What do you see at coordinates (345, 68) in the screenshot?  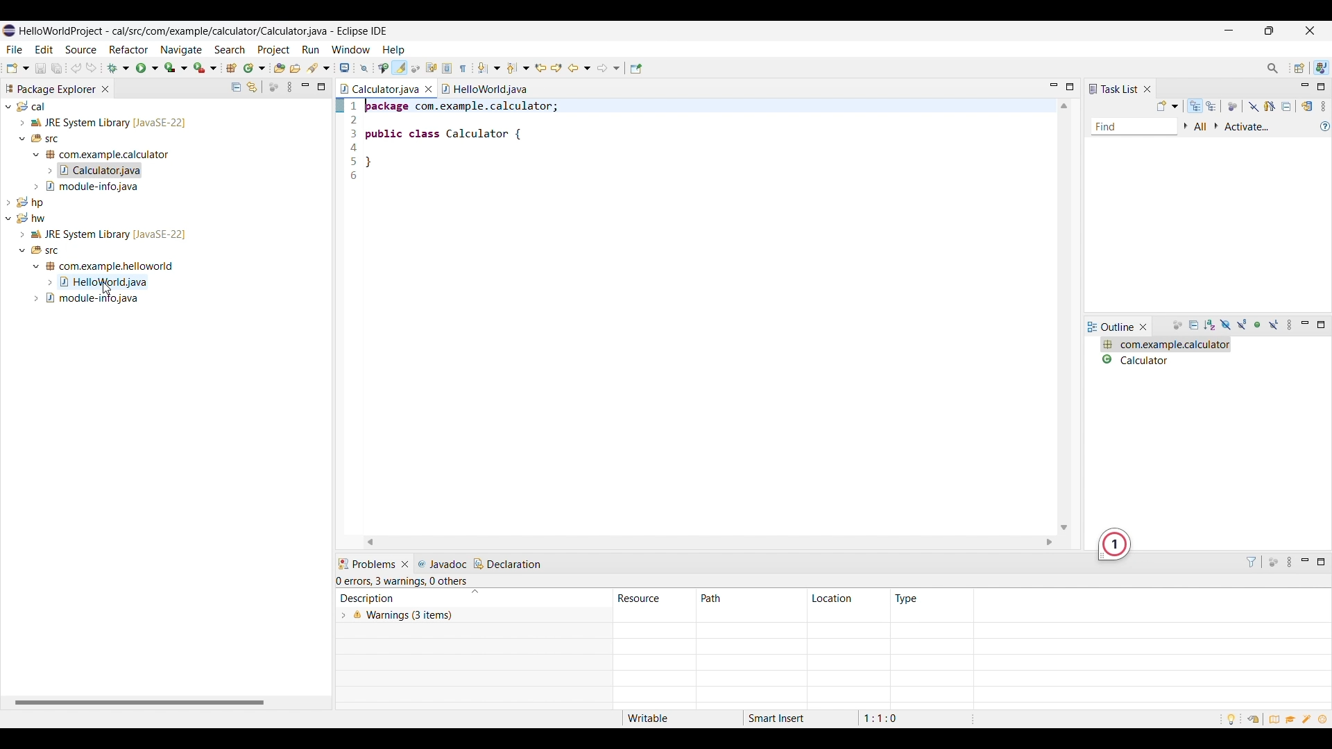 I see `Open a terminal` at bounding box center [345, 68].